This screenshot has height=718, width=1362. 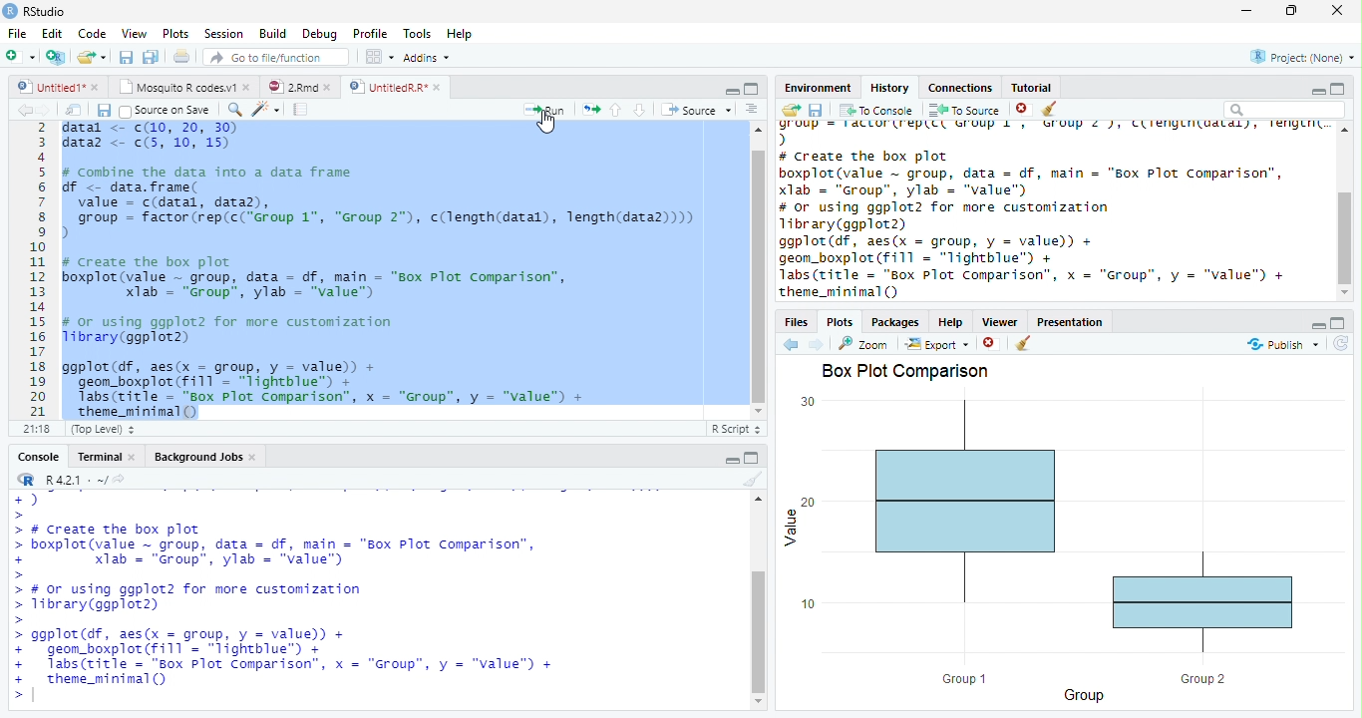 I want to click on Viewer, so click(x=1001, y=321).